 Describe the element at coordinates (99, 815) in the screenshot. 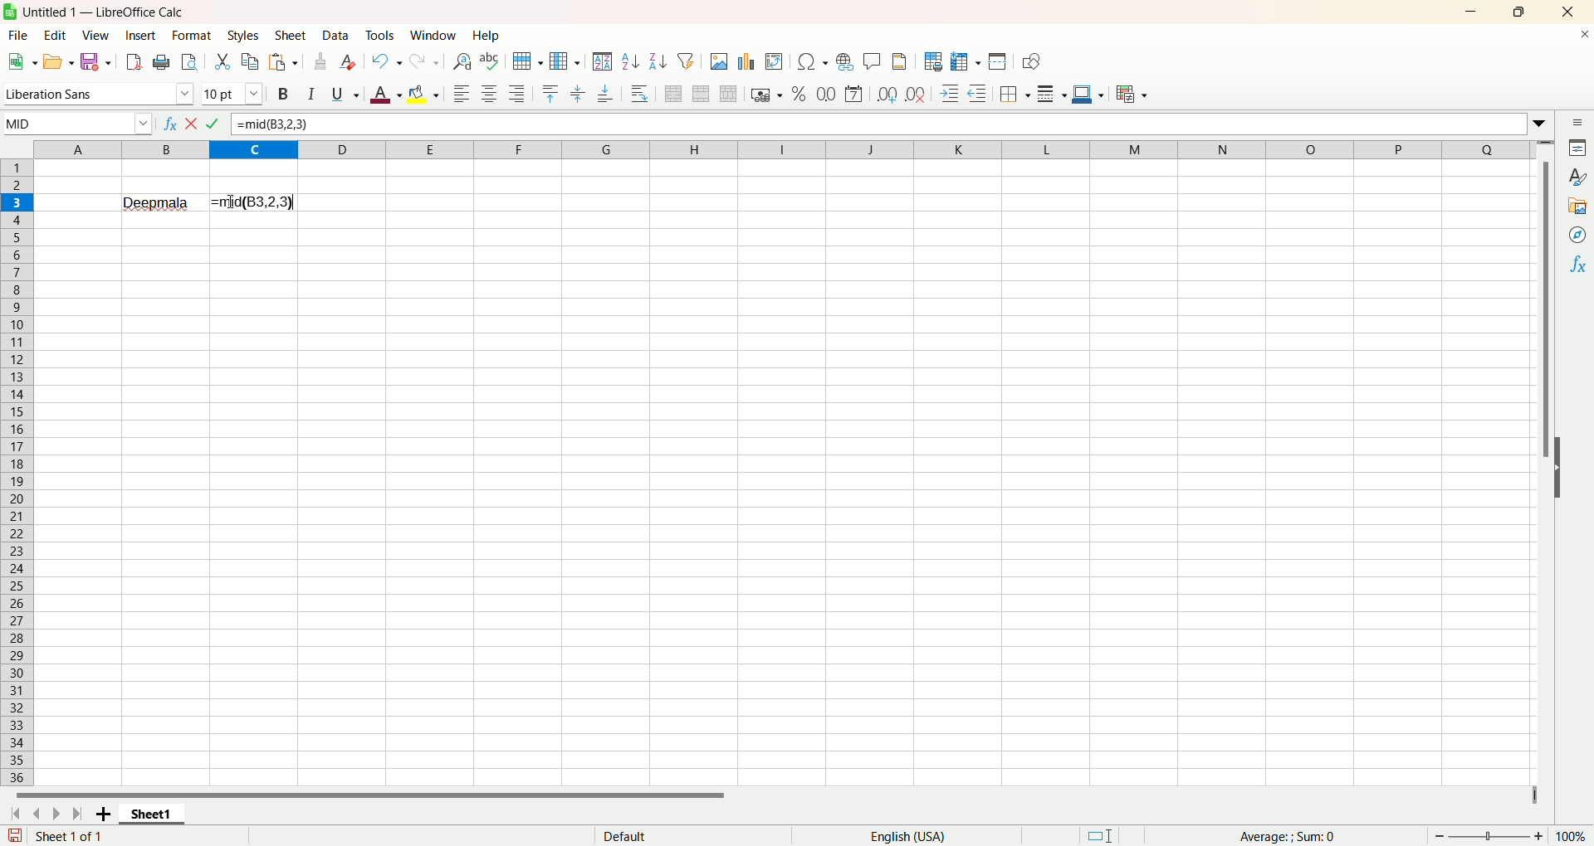

I see `new sheet` at that location.